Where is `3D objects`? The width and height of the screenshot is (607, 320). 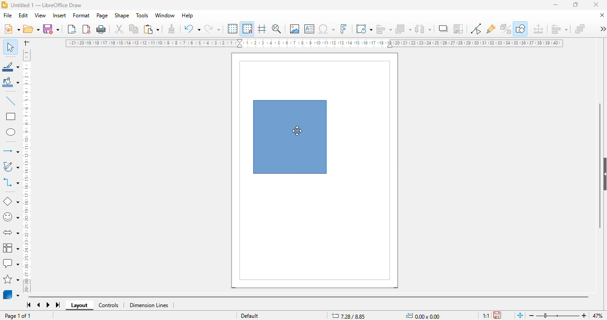
3D objects is located at coordinates (12, 294).